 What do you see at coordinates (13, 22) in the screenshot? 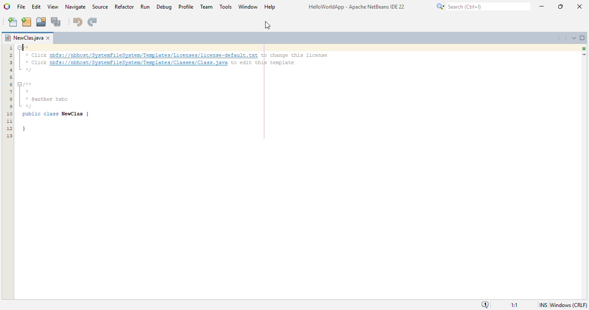
I see `new file` at bounding box center [13, 22].